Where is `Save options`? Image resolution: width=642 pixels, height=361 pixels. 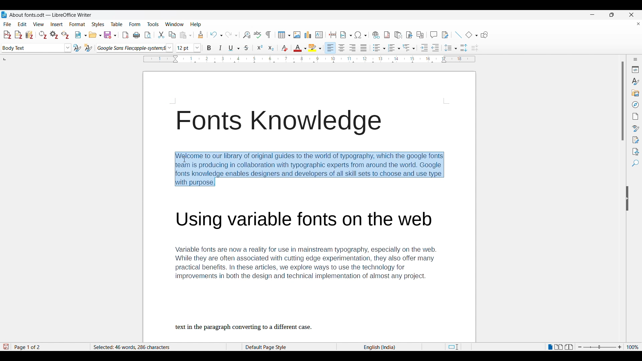 Save options is located at coordinates (110, 35).